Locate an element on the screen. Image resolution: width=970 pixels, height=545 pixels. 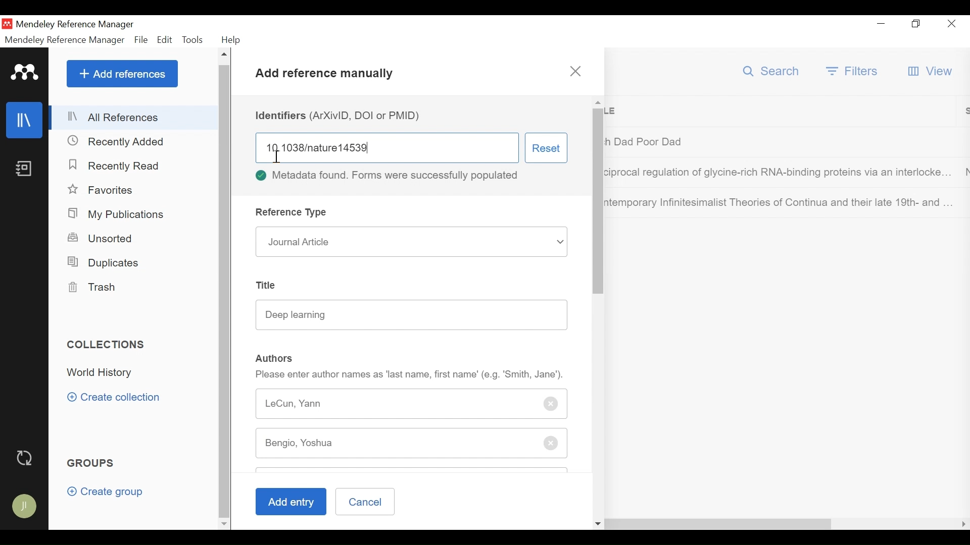
Add Entry is located at coordinates (289, 502).